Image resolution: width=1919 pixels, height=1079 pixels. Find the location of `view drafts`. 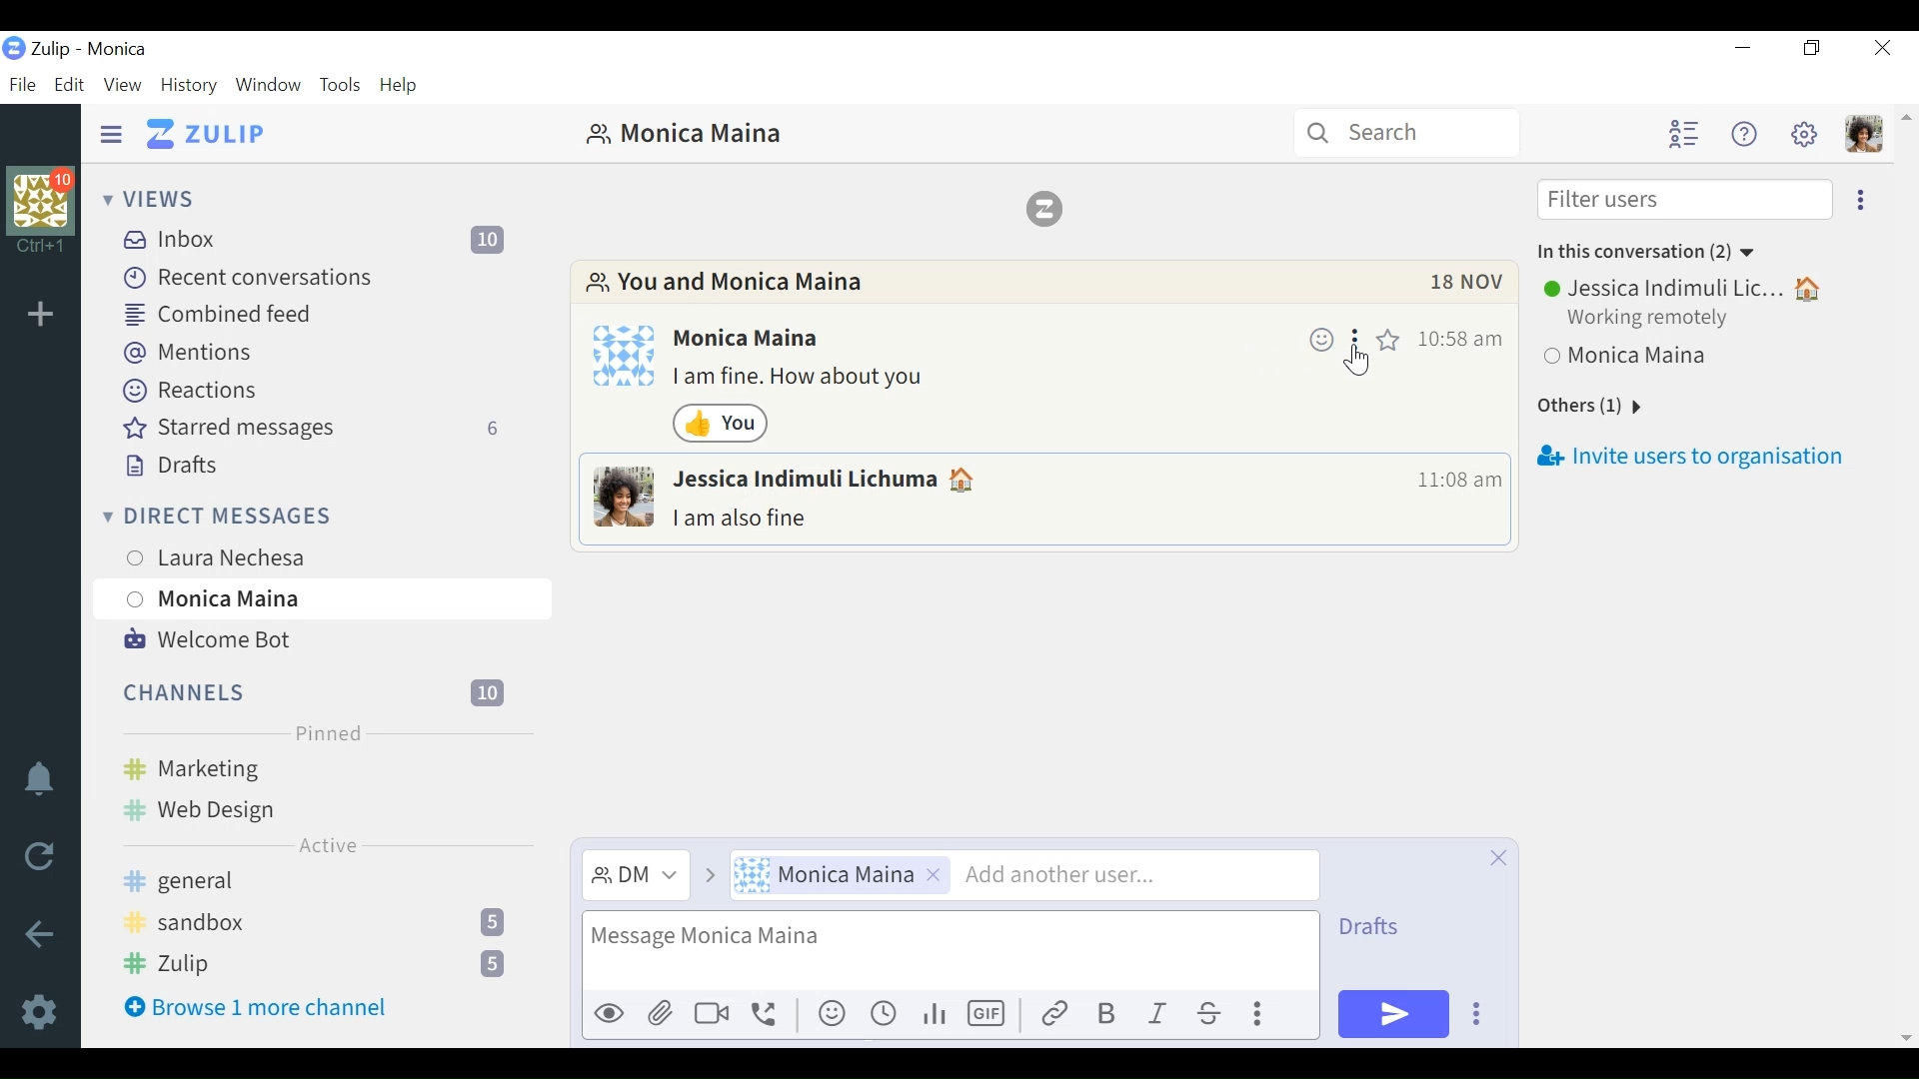

view drafts is located at coordinates (1387, 929).